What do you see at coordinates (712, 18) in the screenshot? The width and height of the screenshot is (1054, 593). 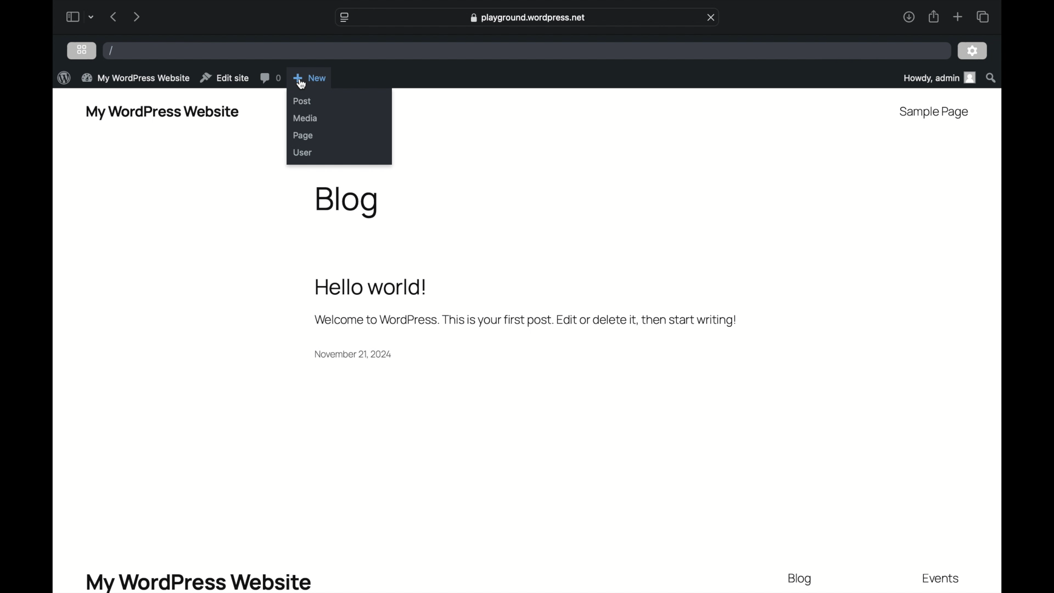 I see `close` at bounding box center [712, 18].